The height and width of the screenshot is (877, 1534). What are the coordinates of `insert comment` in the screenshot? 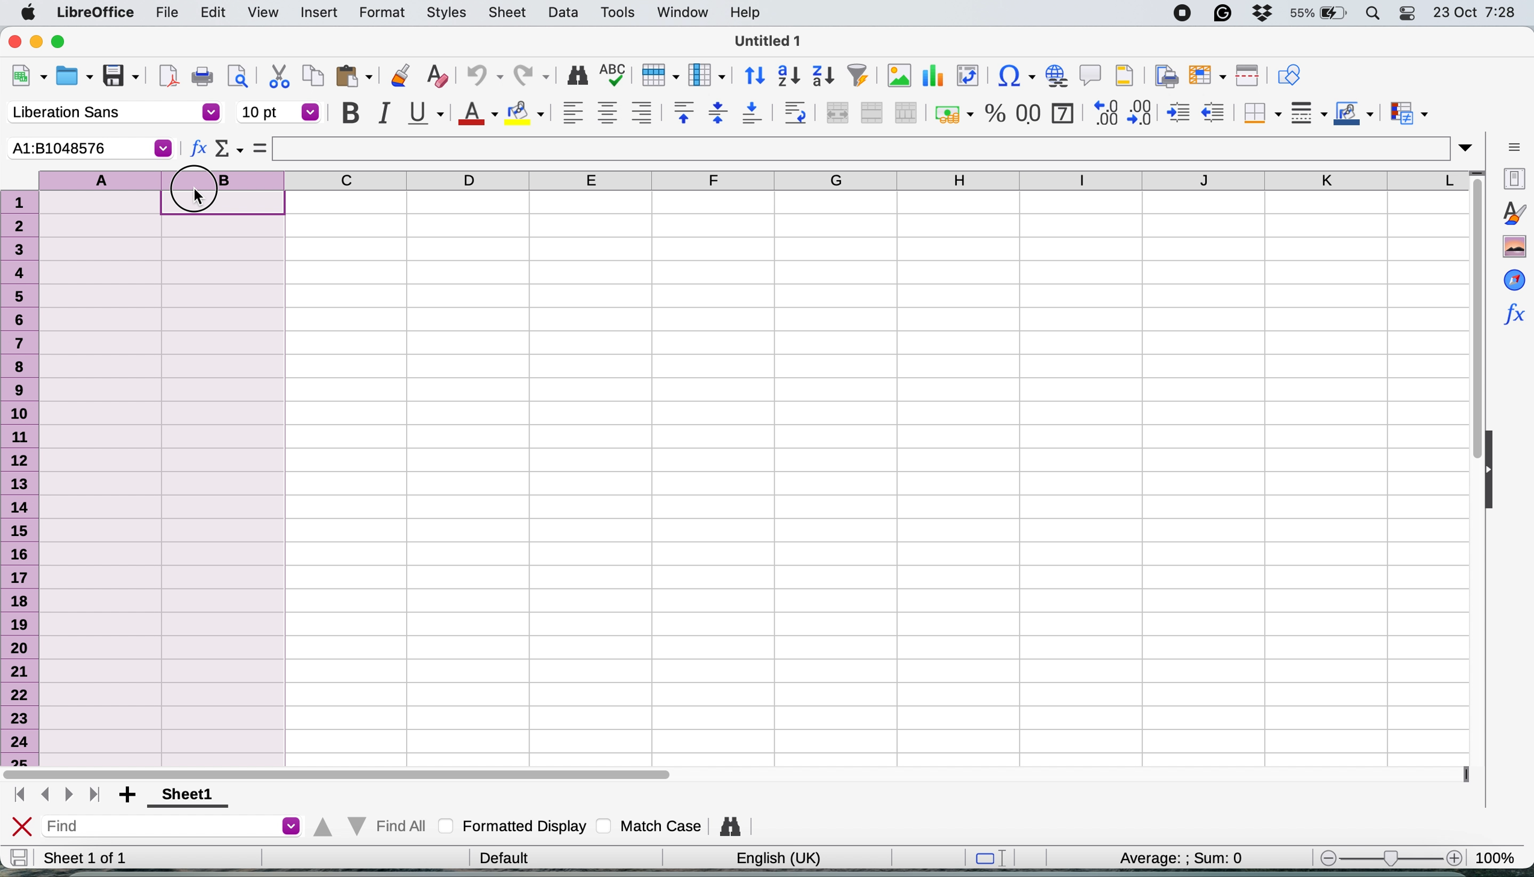 It's located at (1089, 76).